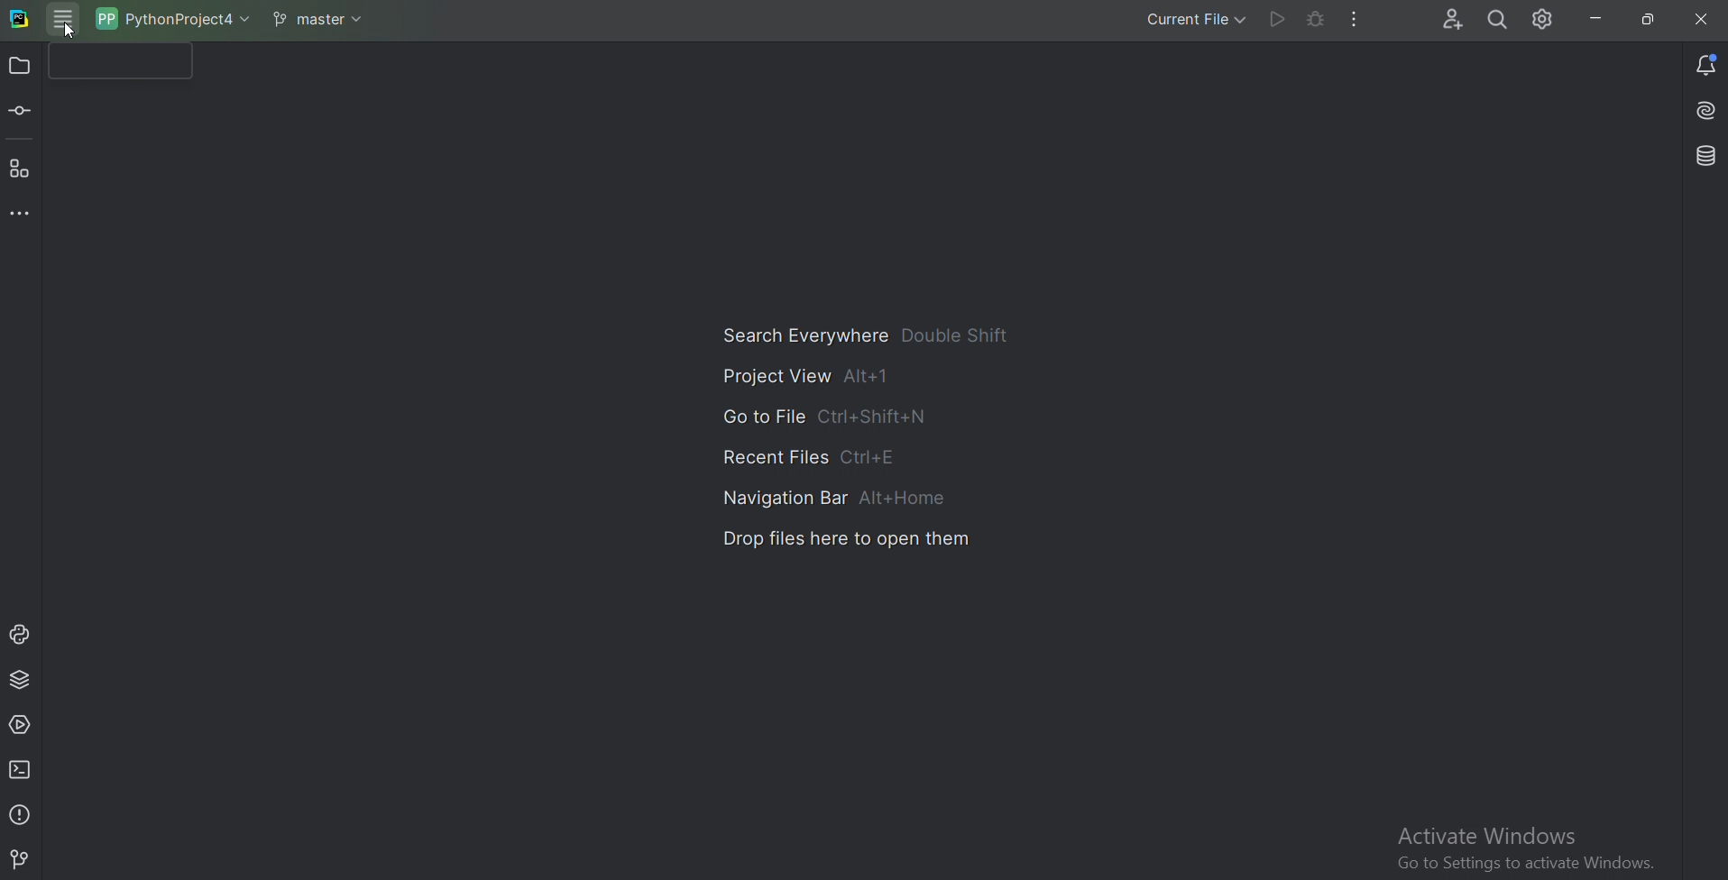 The height and width of the screenshot is (880, 1728). Describe the element at coordinates (21, 814) in the screenshot. I see `Problems` at that location.